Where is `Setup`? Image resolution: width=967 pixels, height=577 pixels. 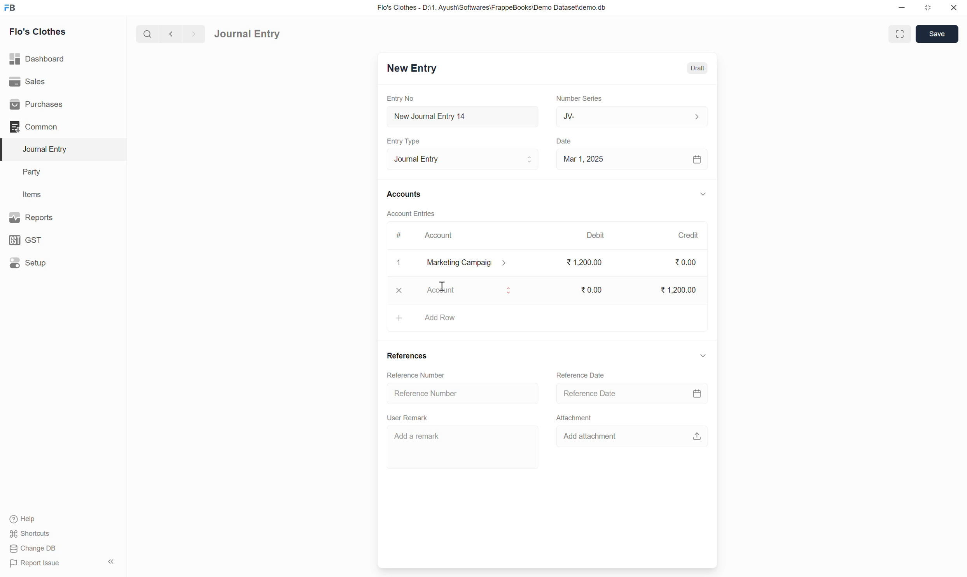
Setup is located at coordinates (28, 262).